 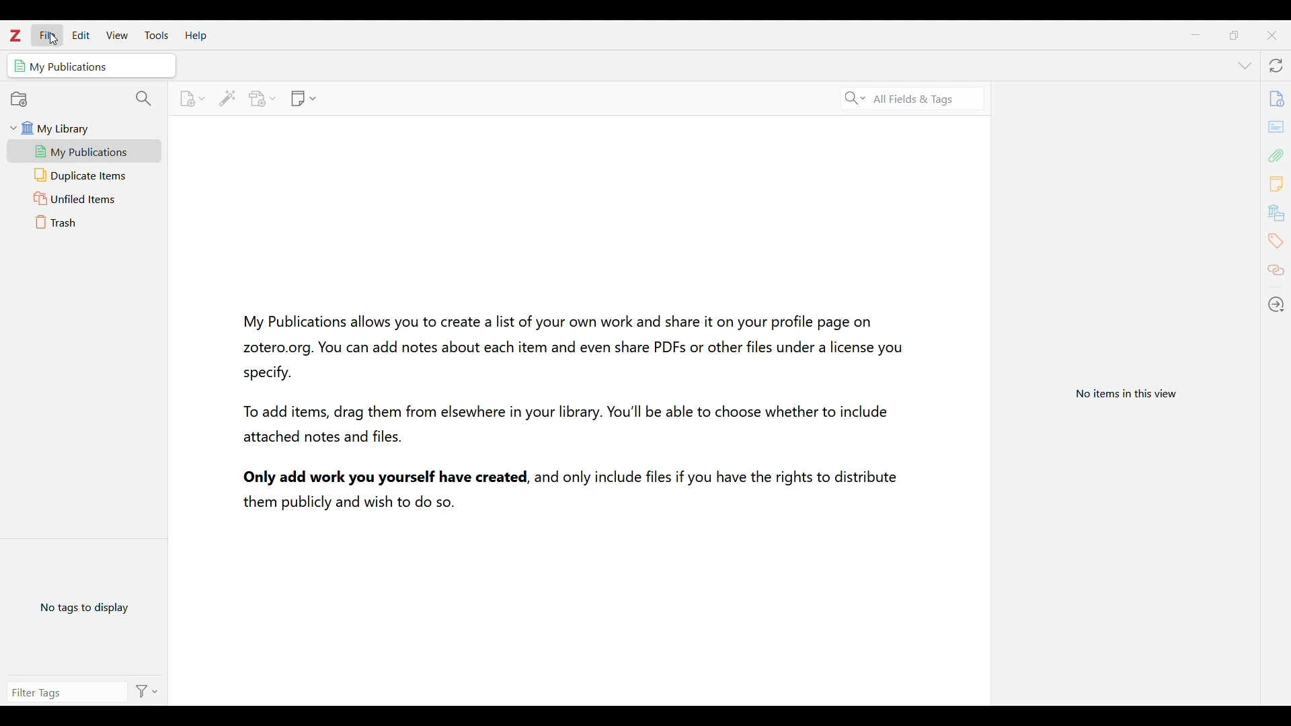 I want to click on Software logo, so click(x=15, y=36).